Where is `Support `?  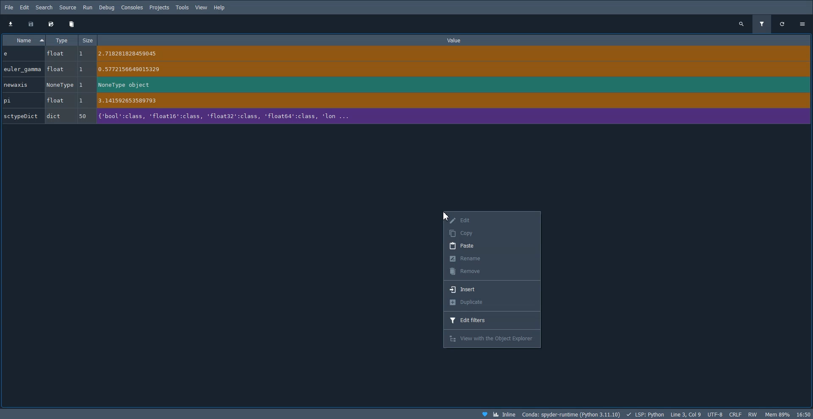
Support  is located at coordinates (484, 413).